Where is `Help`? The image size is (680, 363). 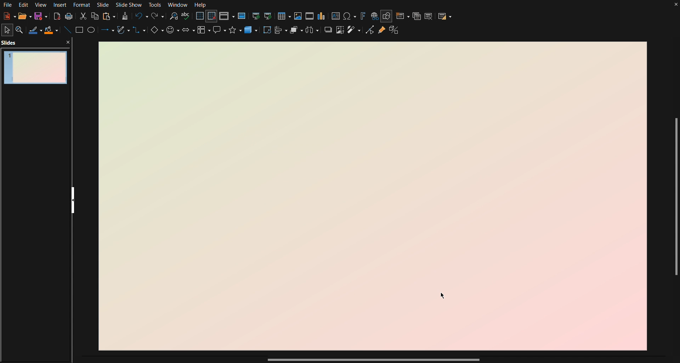 Help is located at coordinates (201, 5).